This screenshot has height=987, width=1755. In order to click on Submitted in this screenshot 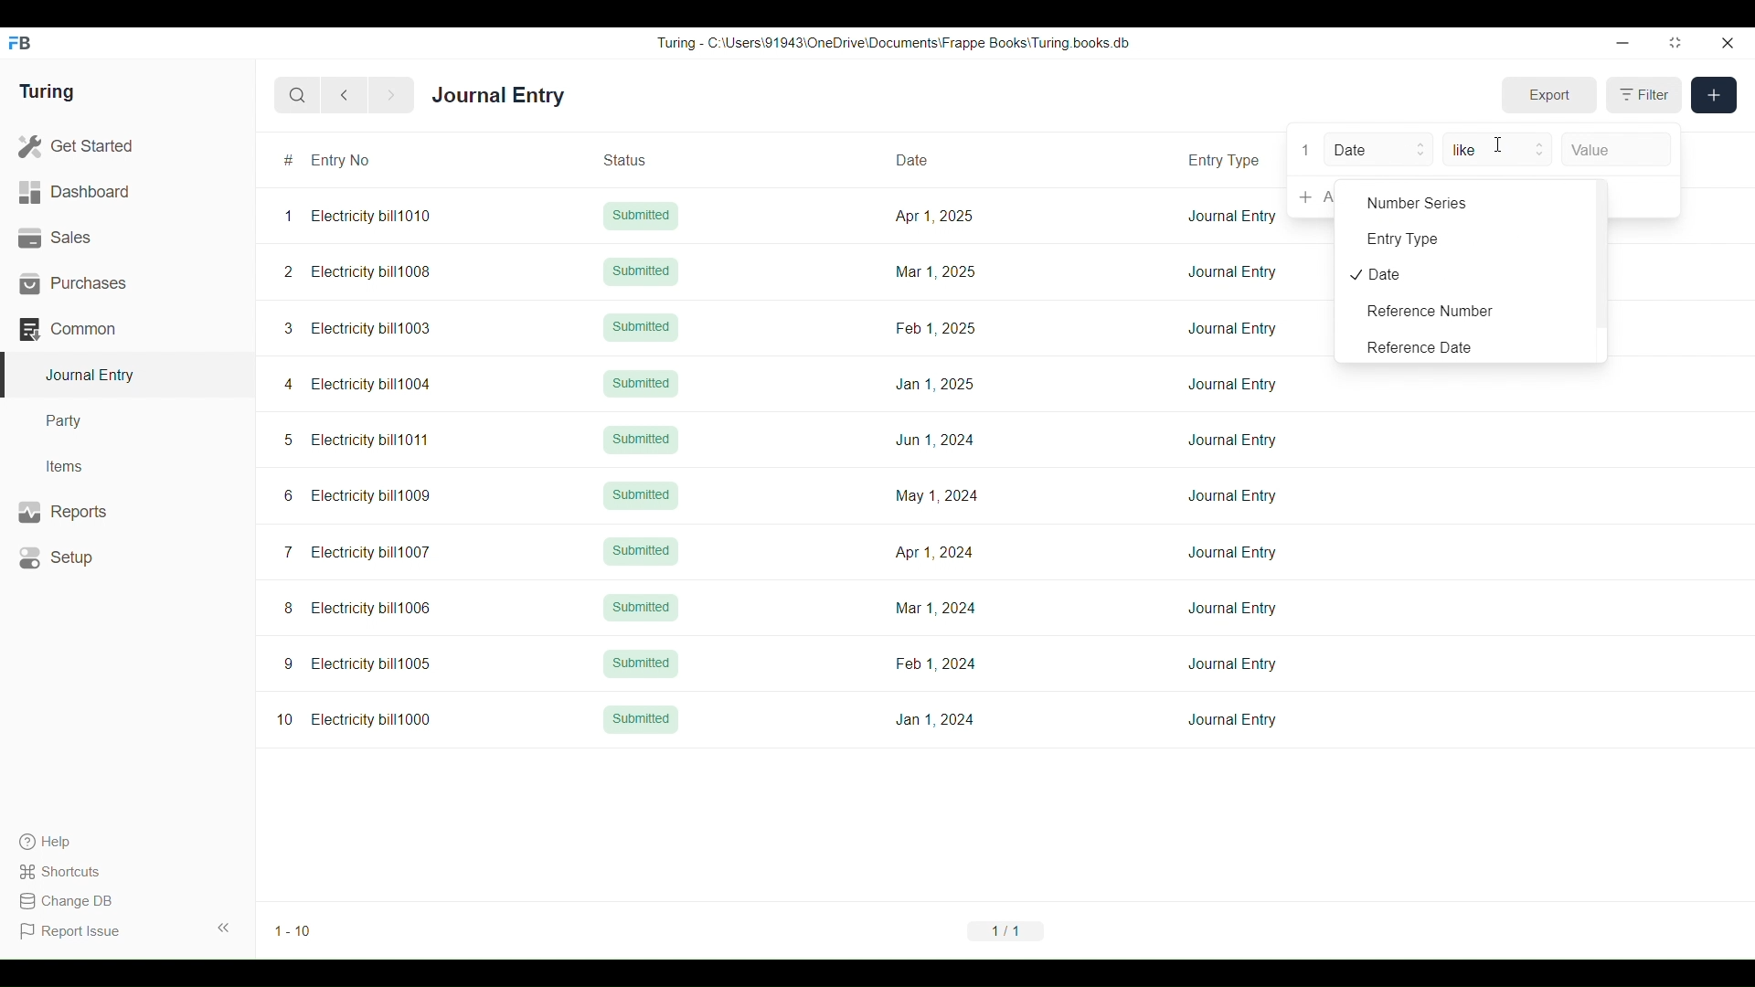, I will do `click(640, 384)`.